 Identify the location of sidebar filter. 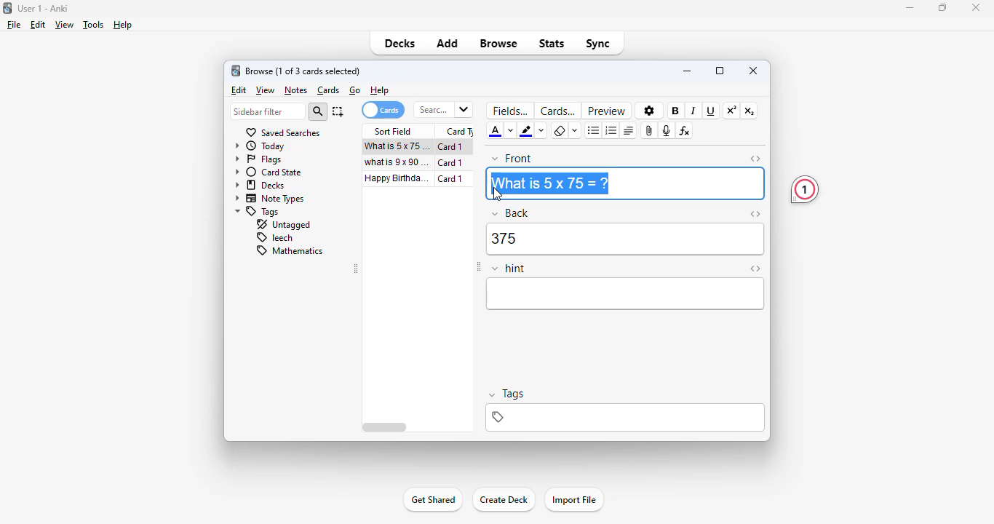
(266, 111).